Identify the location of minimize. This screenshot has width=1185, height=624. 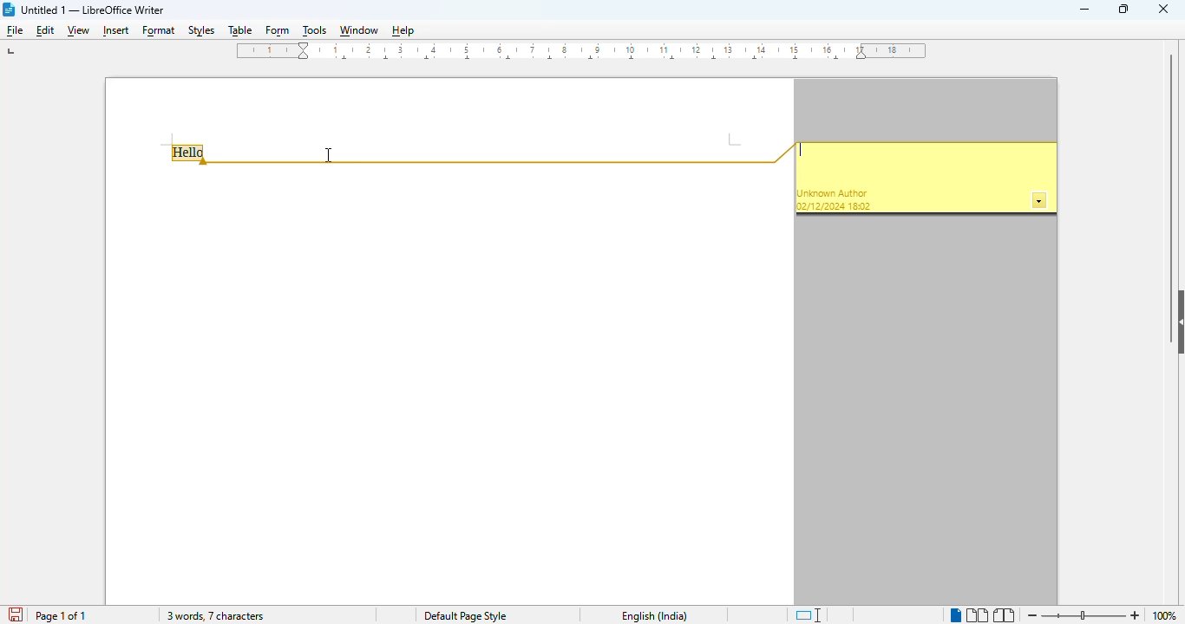
(1085, 10).